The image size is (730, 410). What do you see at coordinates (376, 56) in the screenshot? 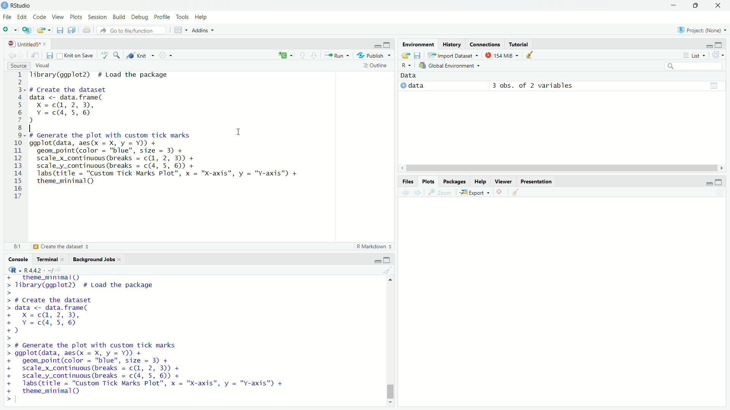
I see `publish` at bounding box center [376, 56].